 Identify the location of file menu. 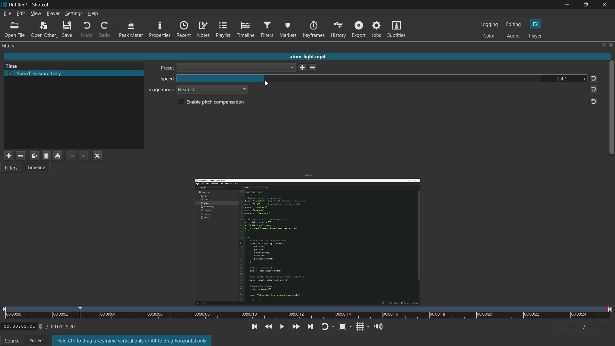
(7, 13).